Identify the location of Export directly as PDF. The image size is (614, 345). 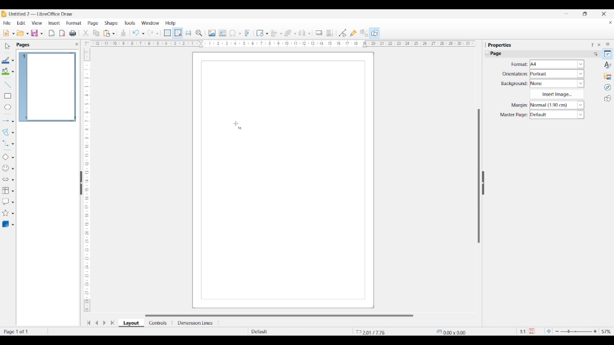
(62, 34).